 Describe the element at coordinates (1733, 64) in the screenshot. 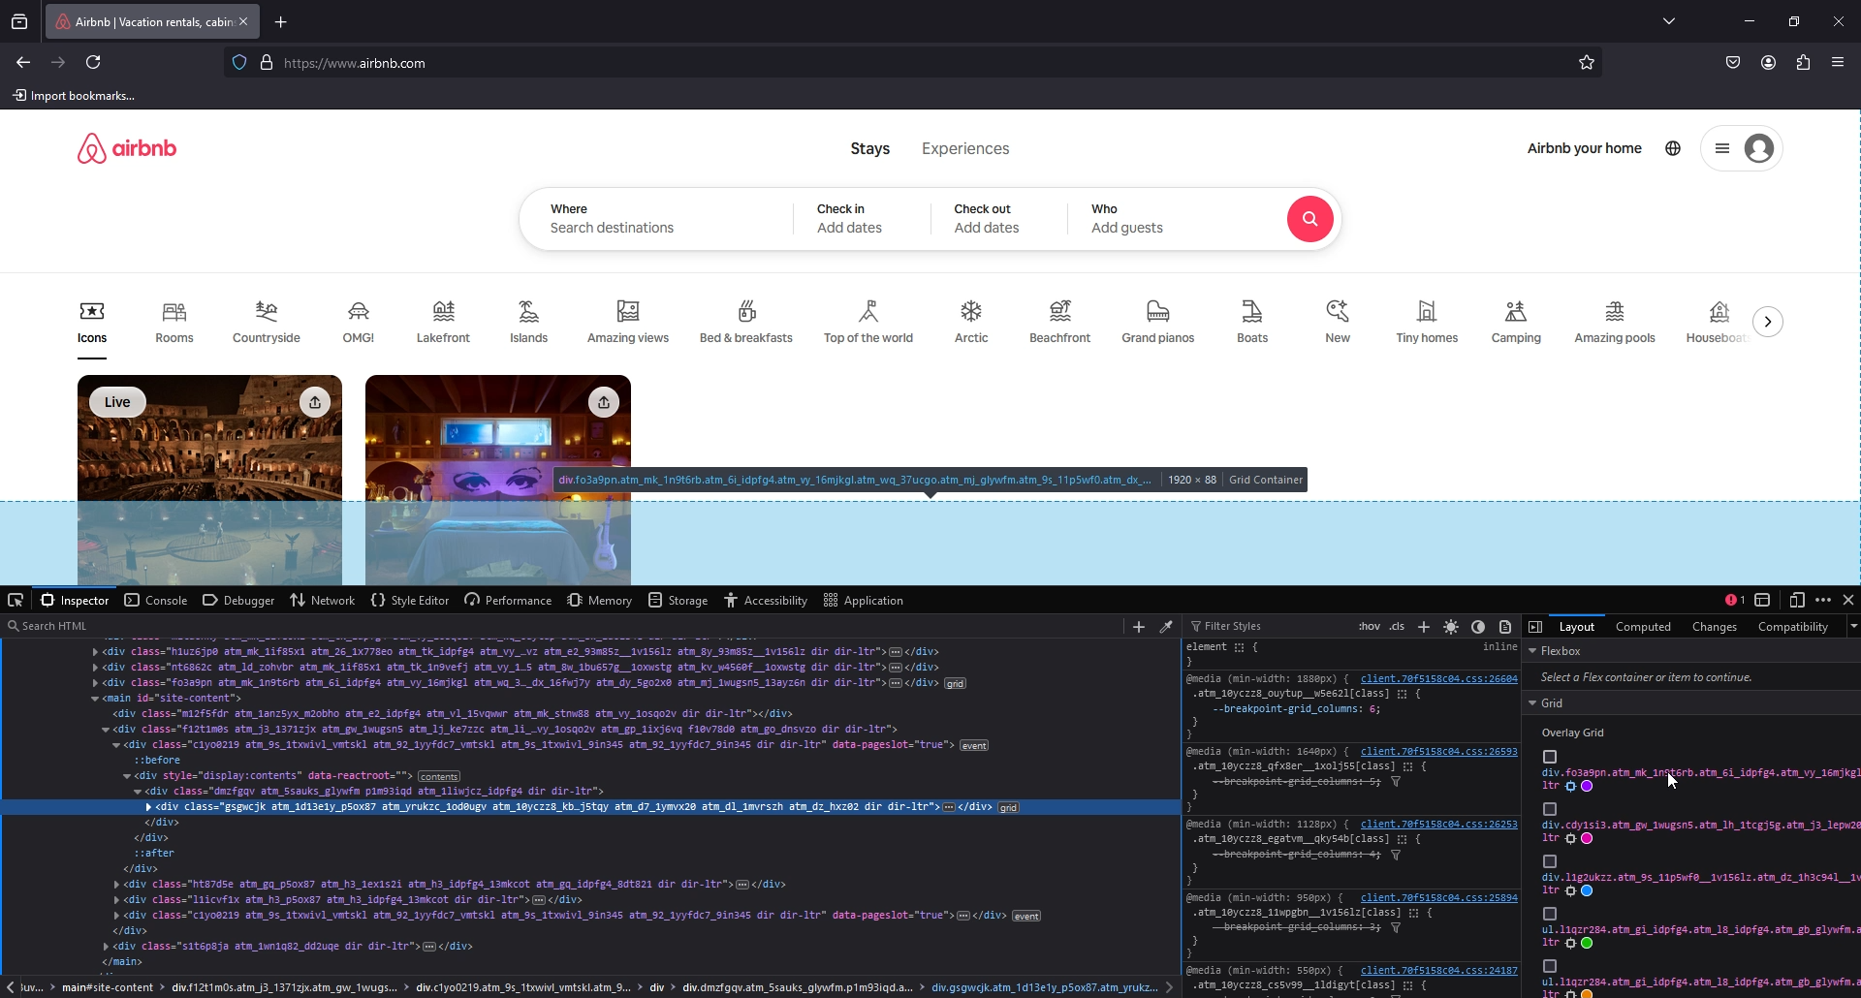

I see `save to pocket` at that location.